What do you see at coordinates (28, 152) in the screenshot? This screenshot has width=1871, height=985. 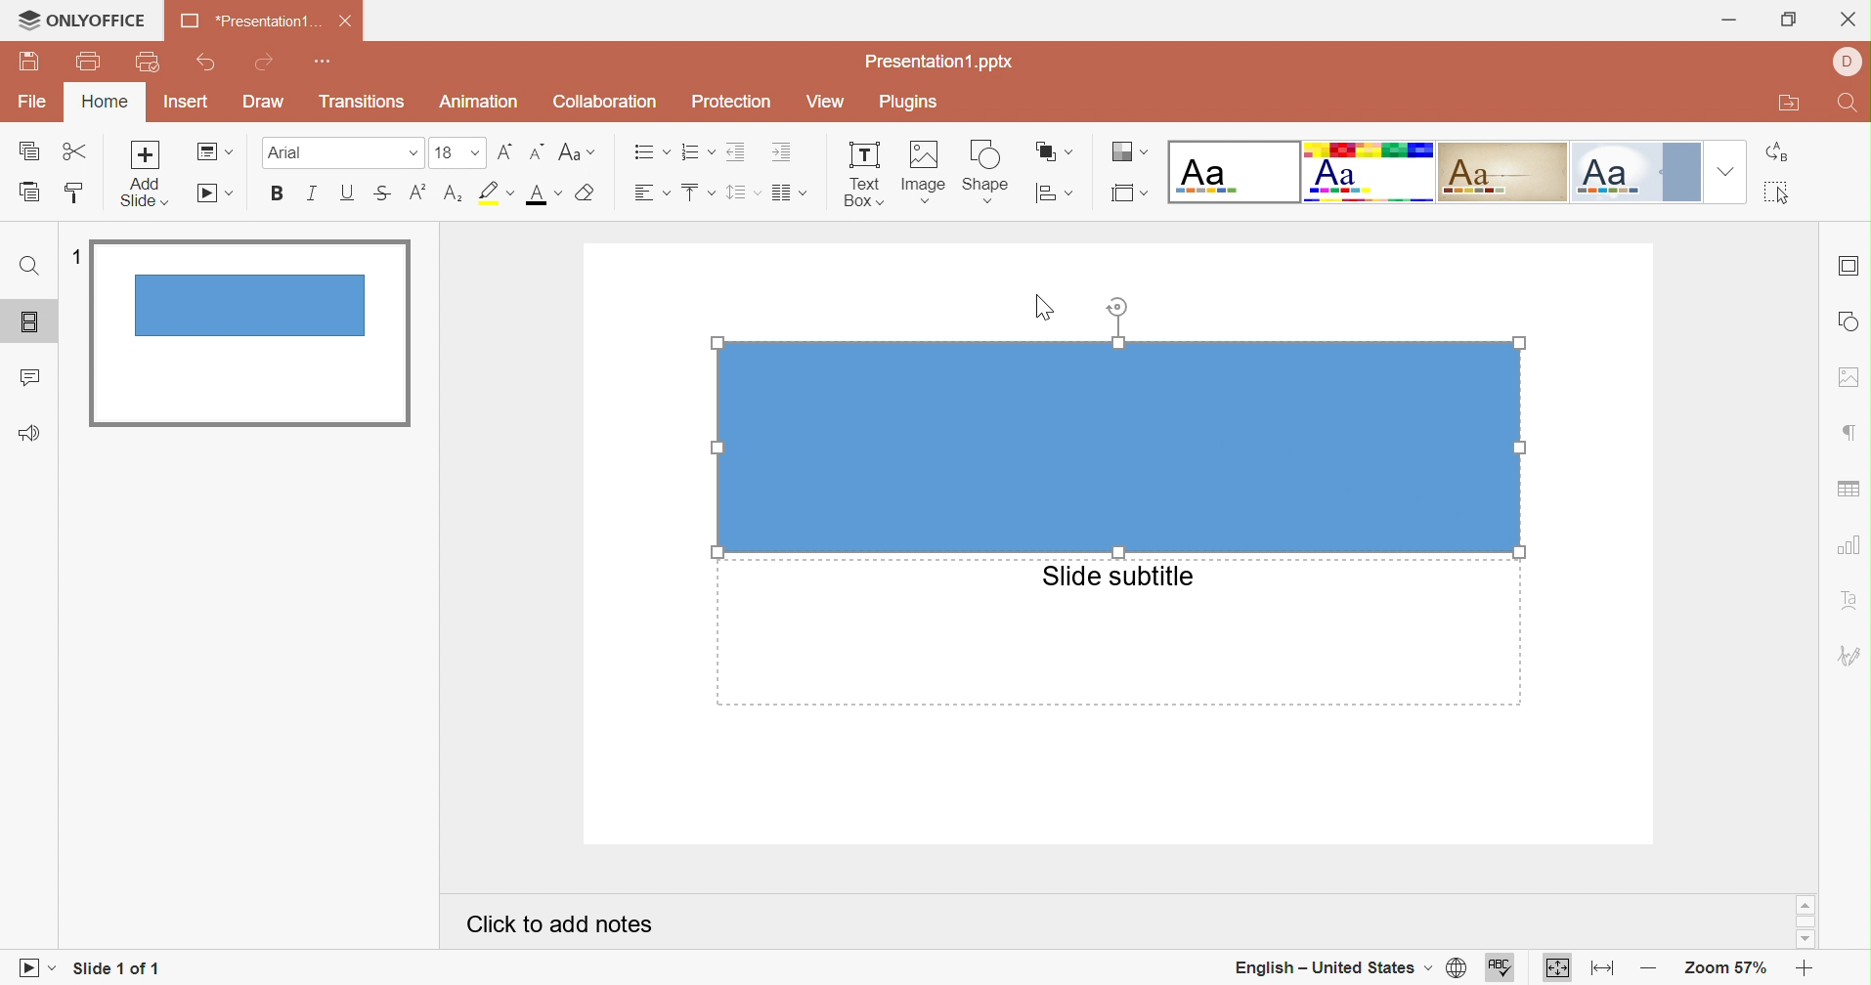 I see `Copy` at bounding box center [28, 152].